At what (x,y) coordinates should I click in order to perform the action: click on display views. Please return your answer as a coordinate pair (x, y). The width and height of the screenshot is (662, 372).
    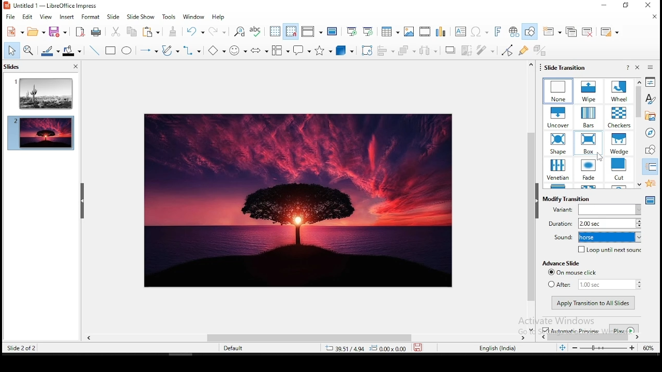
    Looking at the image, I should click on (311, 32).